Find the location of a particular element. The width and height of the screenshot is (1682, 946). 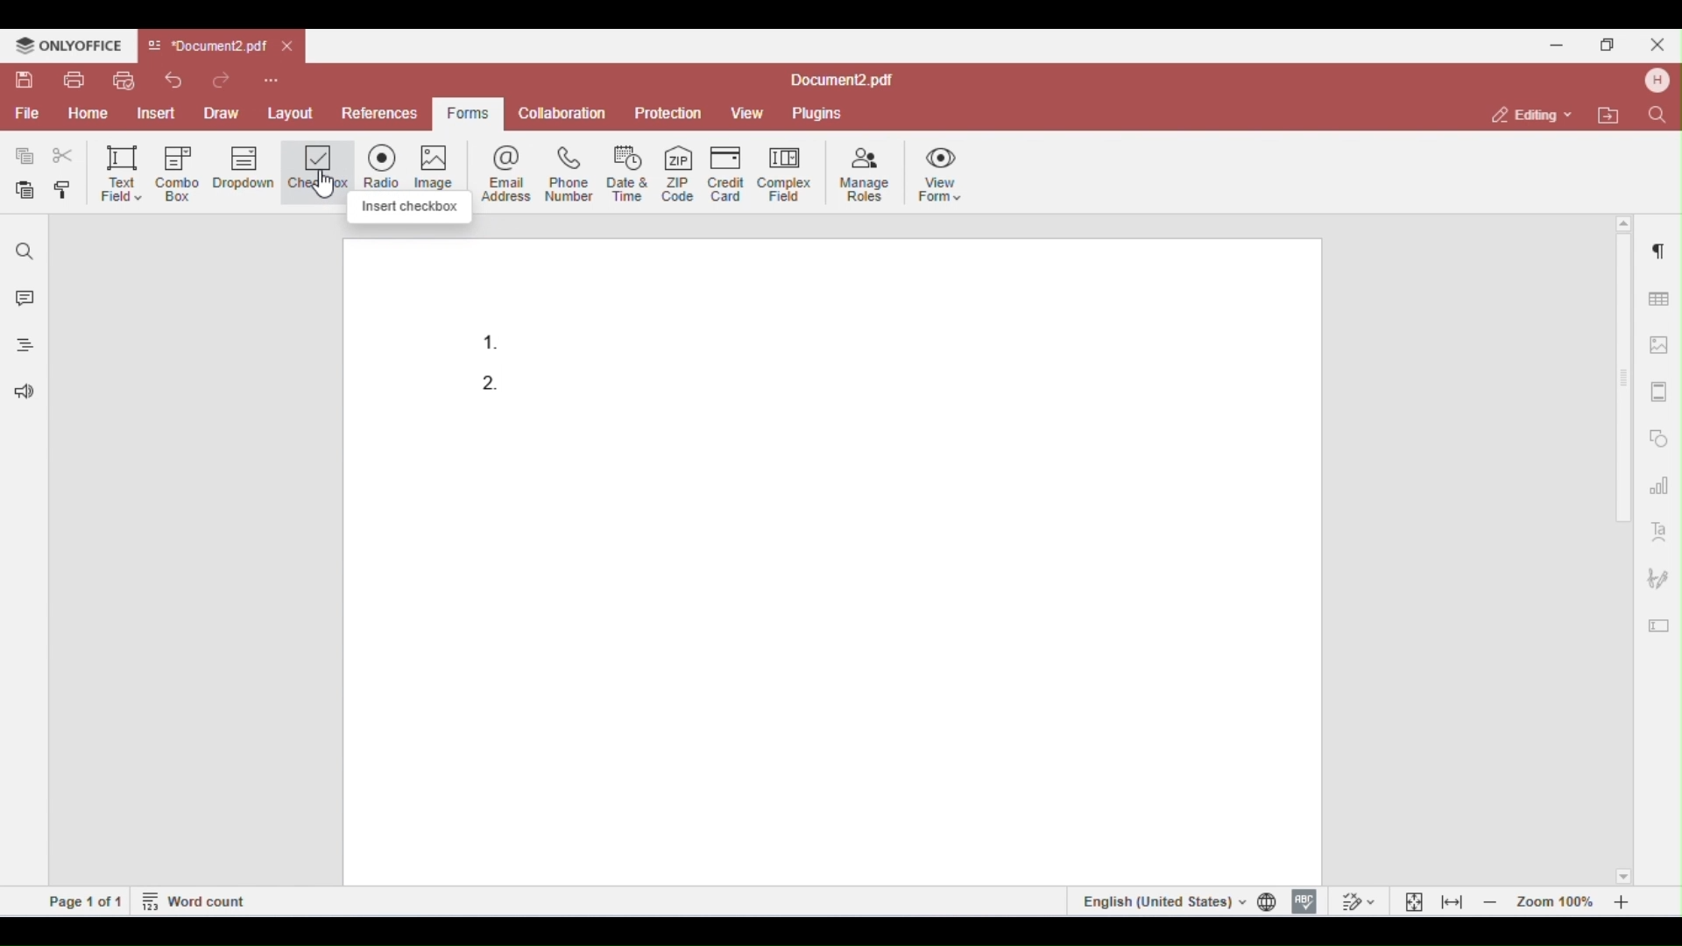

vertical scroll bar is located at coordinates (1625, 391).